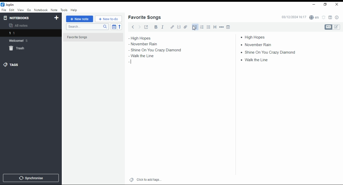  I want to click on november rain, so click(147, 44).